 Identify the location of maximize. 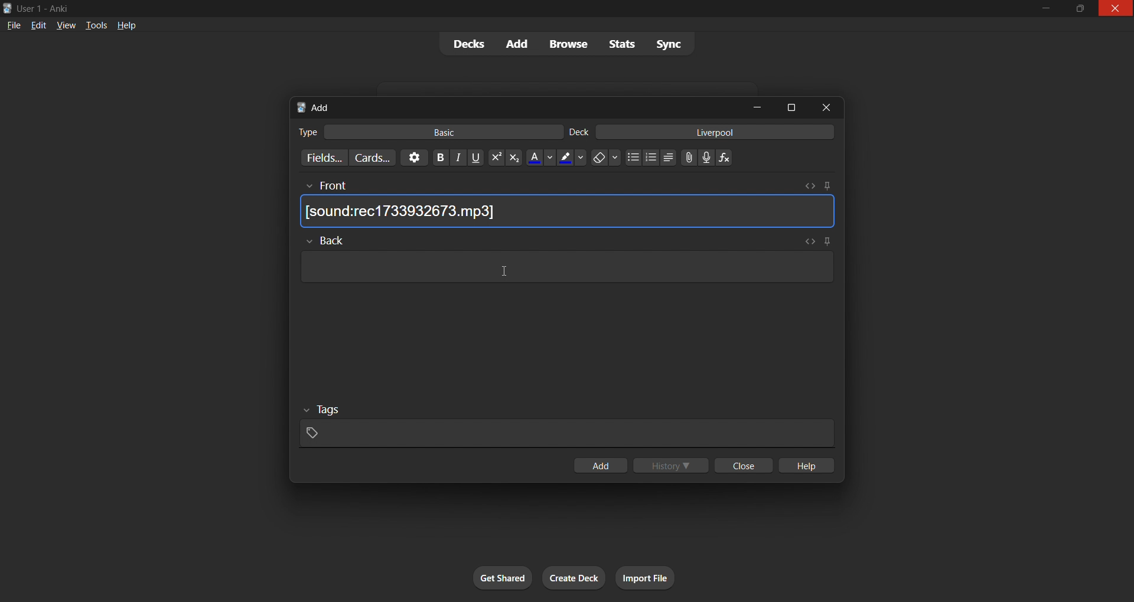
(789, 105).